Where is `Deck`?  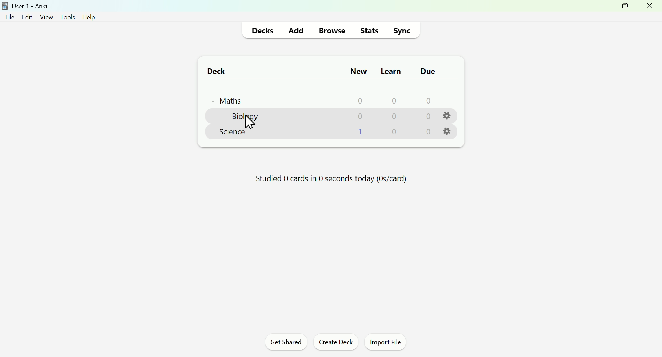
Deck is located at coordinates (216, 72).